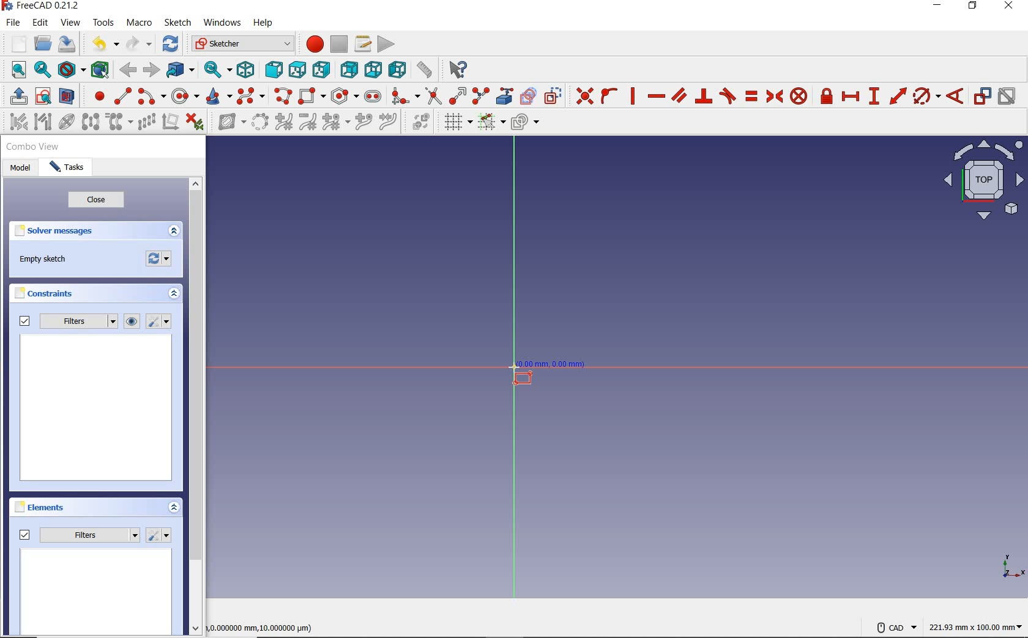 Image resolution: width=1028 pixels, height=638 pixels. Describe the element at coordinates (751, 96) in the screenshot. I see `constrain equal` at that location.